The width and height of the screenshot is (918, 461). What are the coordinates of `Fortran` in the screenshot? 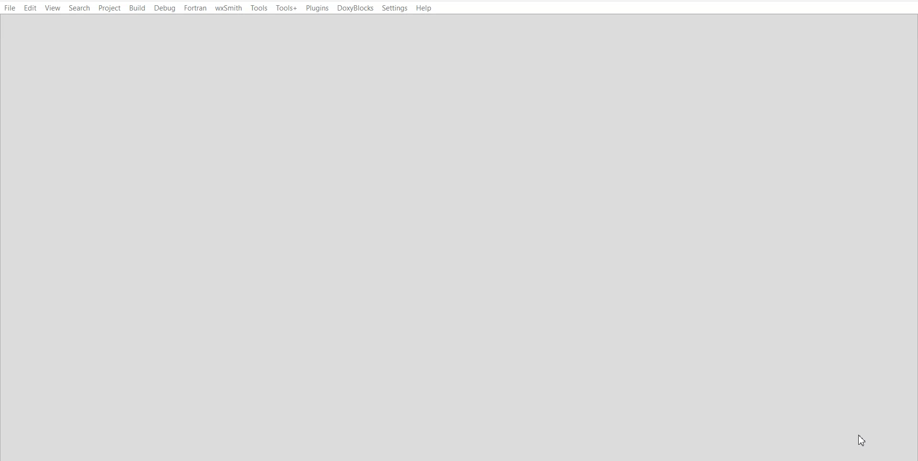 It's located at (196, 8).